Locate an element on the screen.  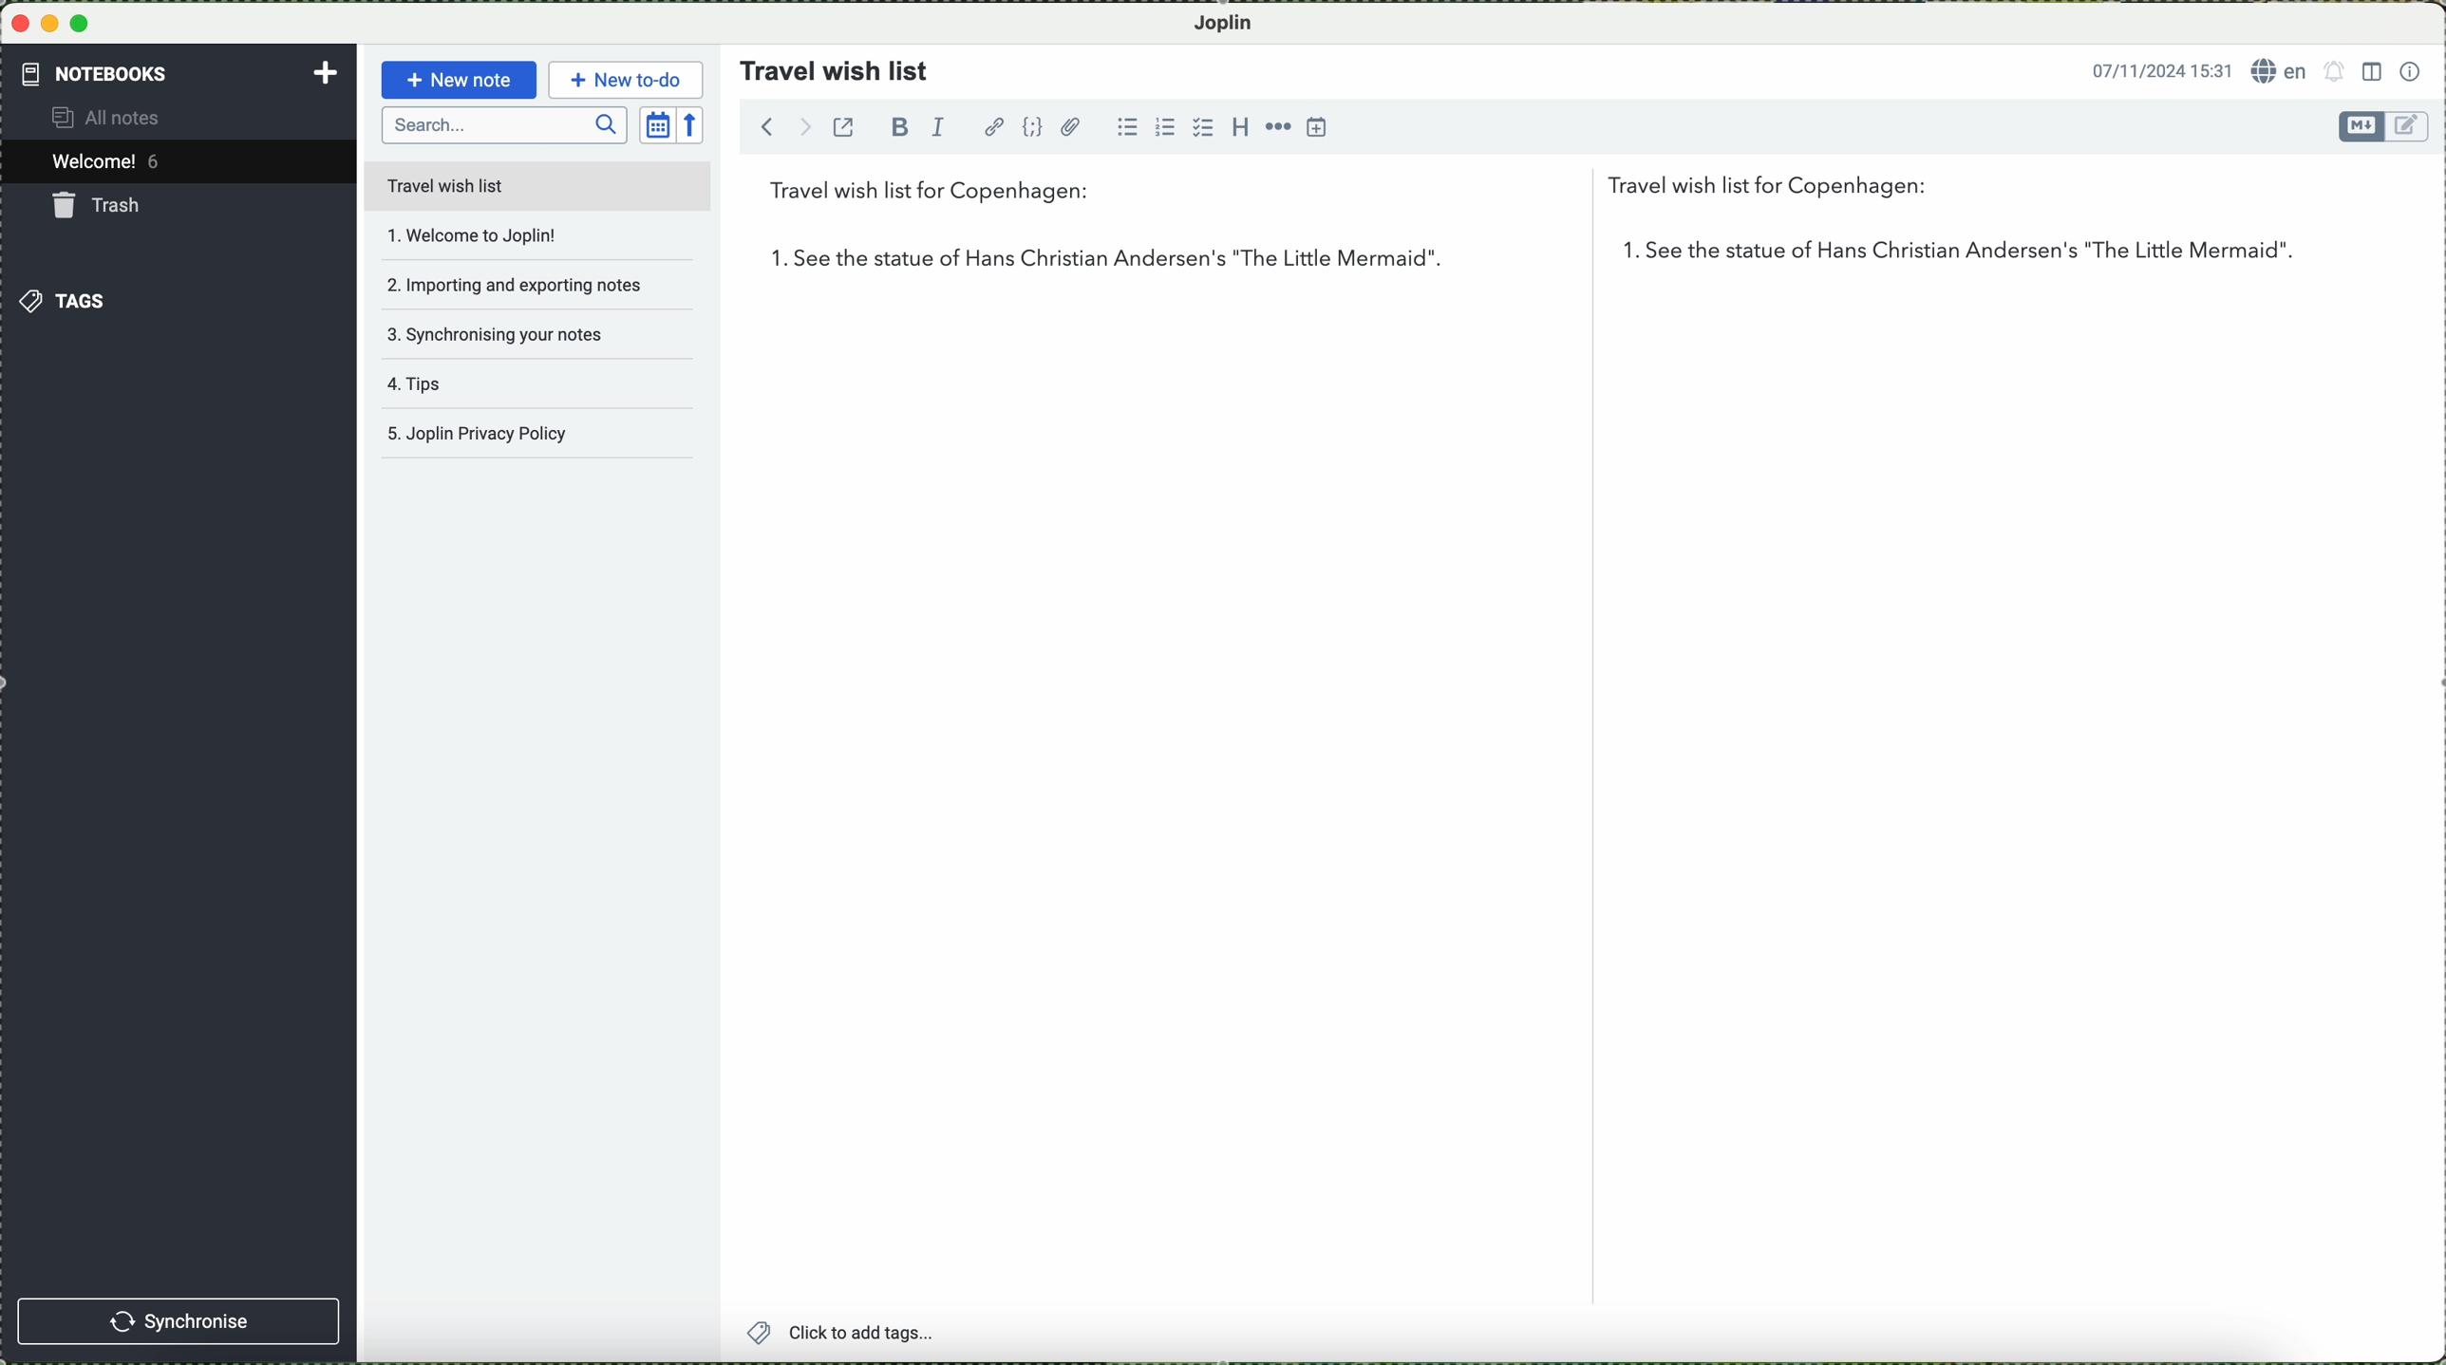
travel wish list file is located at coordinates (536, 185).